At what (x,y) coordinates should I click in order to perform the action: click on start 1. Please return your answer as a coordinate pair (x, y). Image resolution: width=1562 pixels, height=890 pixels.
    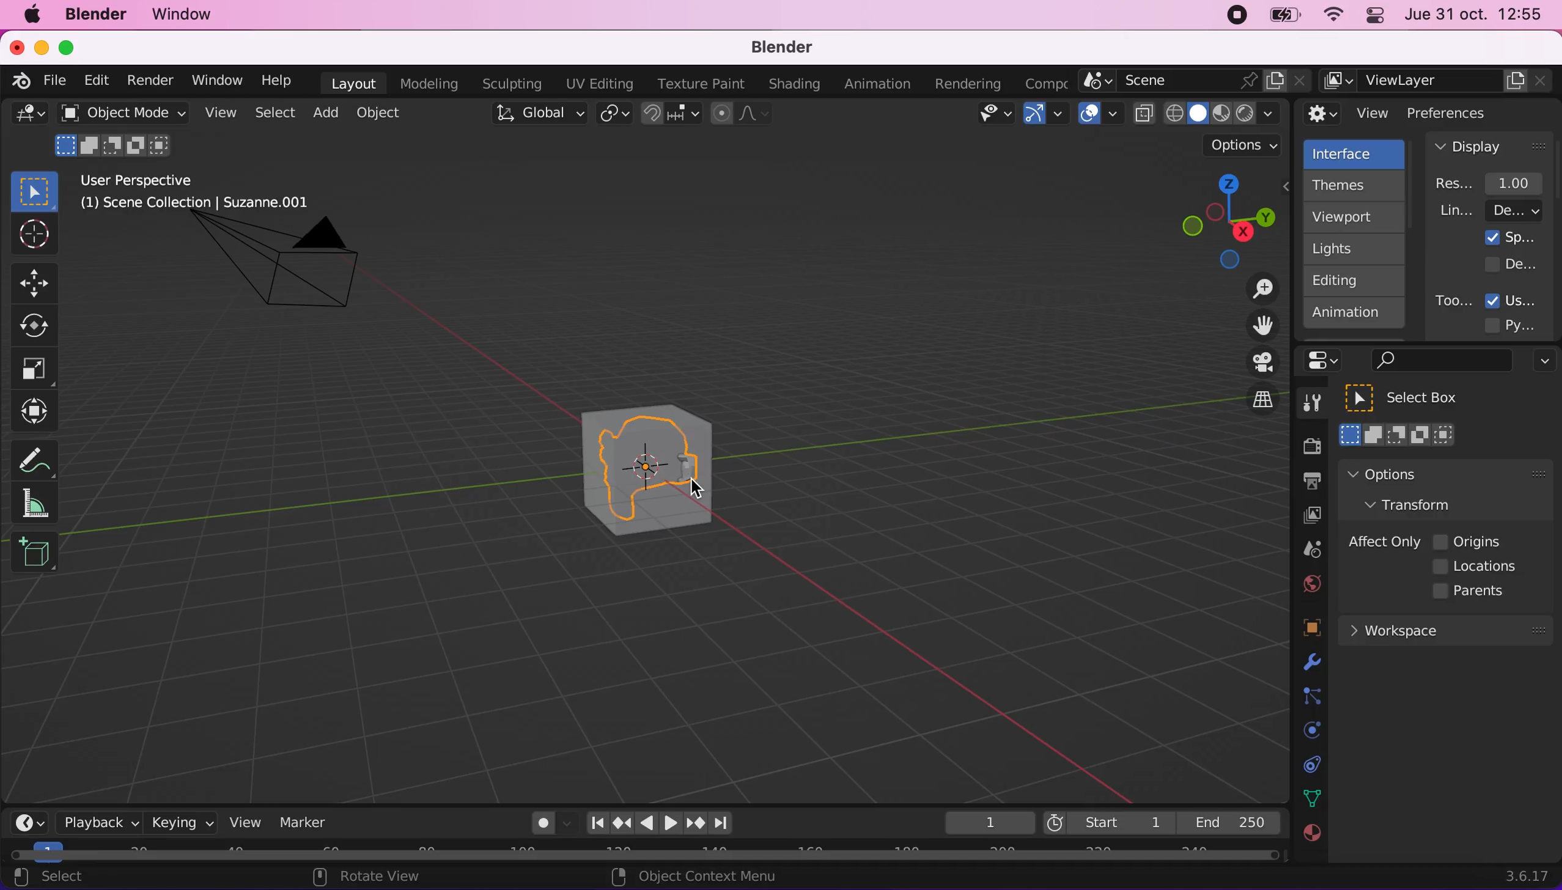
    Looking at the image, I should click on (1107, 822).